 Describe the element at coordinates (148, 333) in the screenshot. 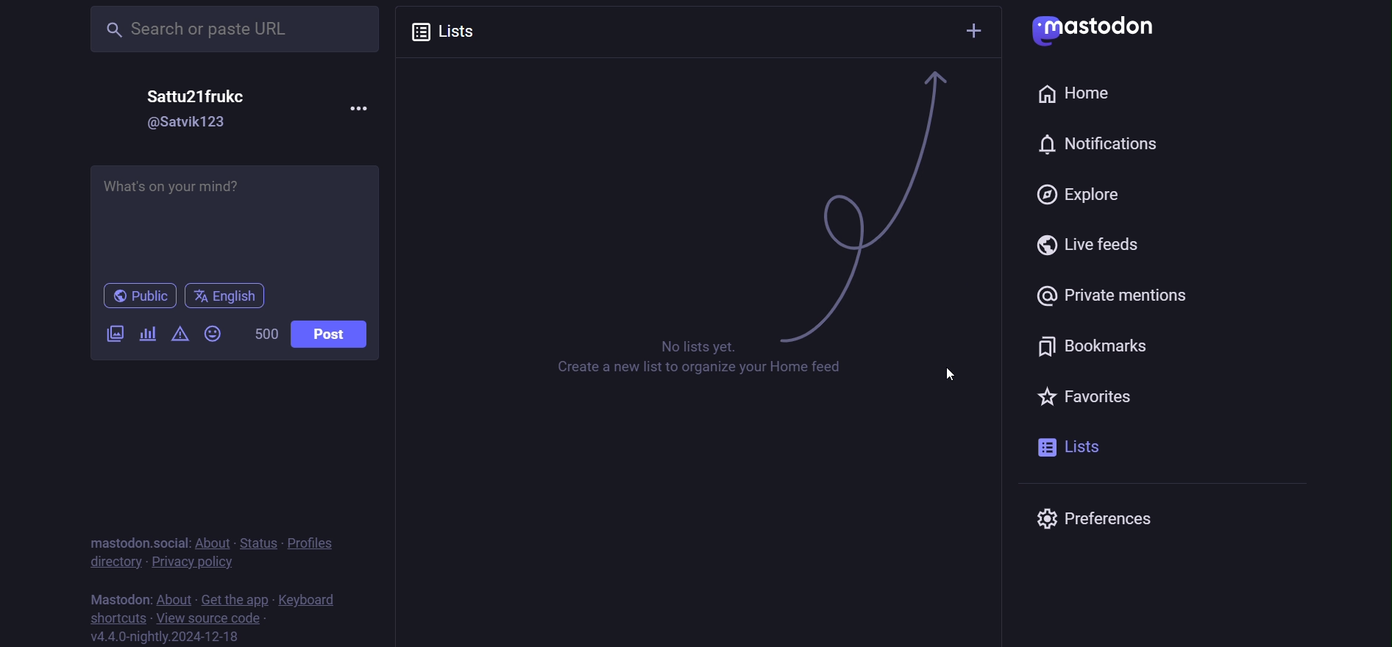

I see `poll` at that location.